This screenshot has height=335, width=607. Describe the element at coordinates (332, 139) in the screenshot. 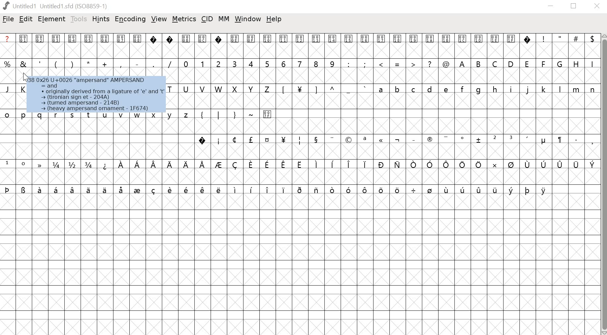

I see `..` at that location.